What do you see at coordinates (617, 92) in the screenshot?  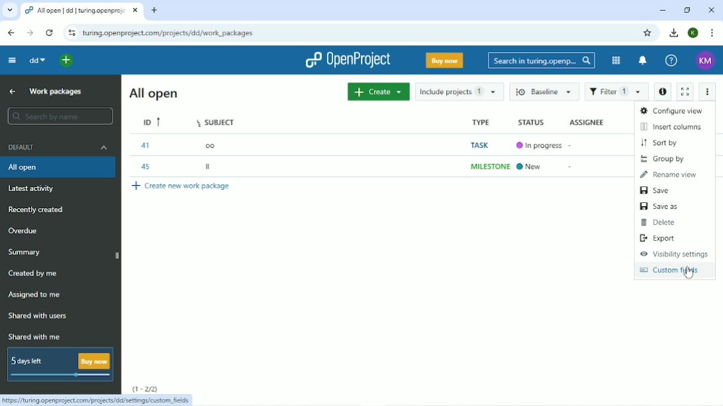 I see `Filter` at bounding box center [617, 92].